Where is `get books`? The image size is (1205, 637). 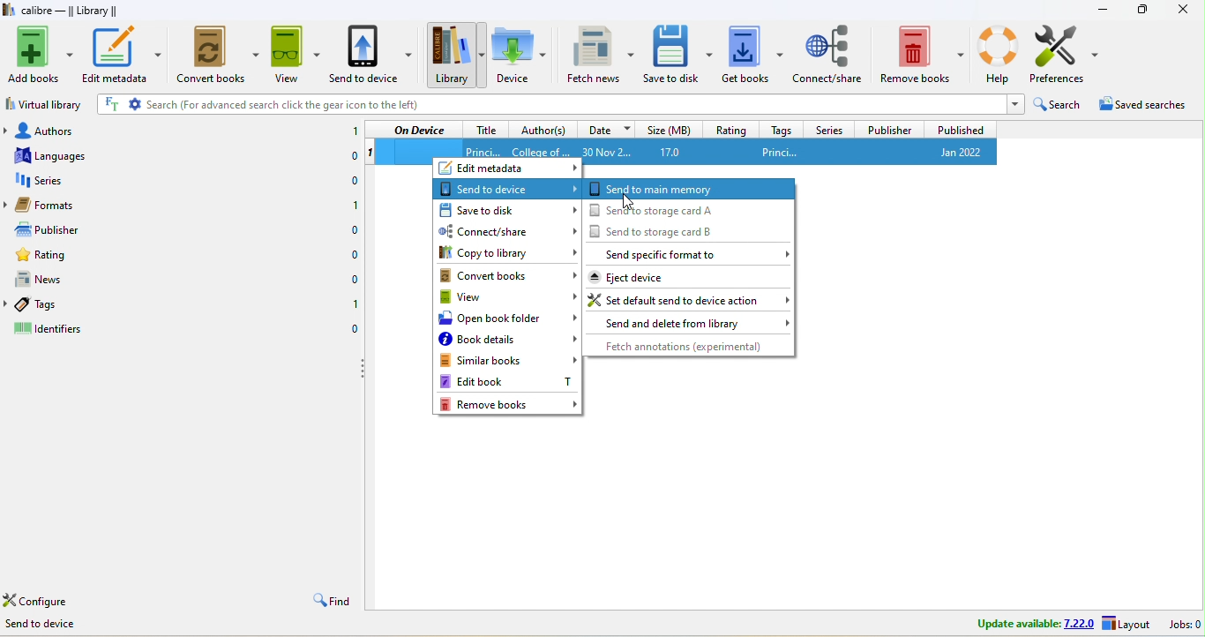
get books is located at coordinates (752, 53).